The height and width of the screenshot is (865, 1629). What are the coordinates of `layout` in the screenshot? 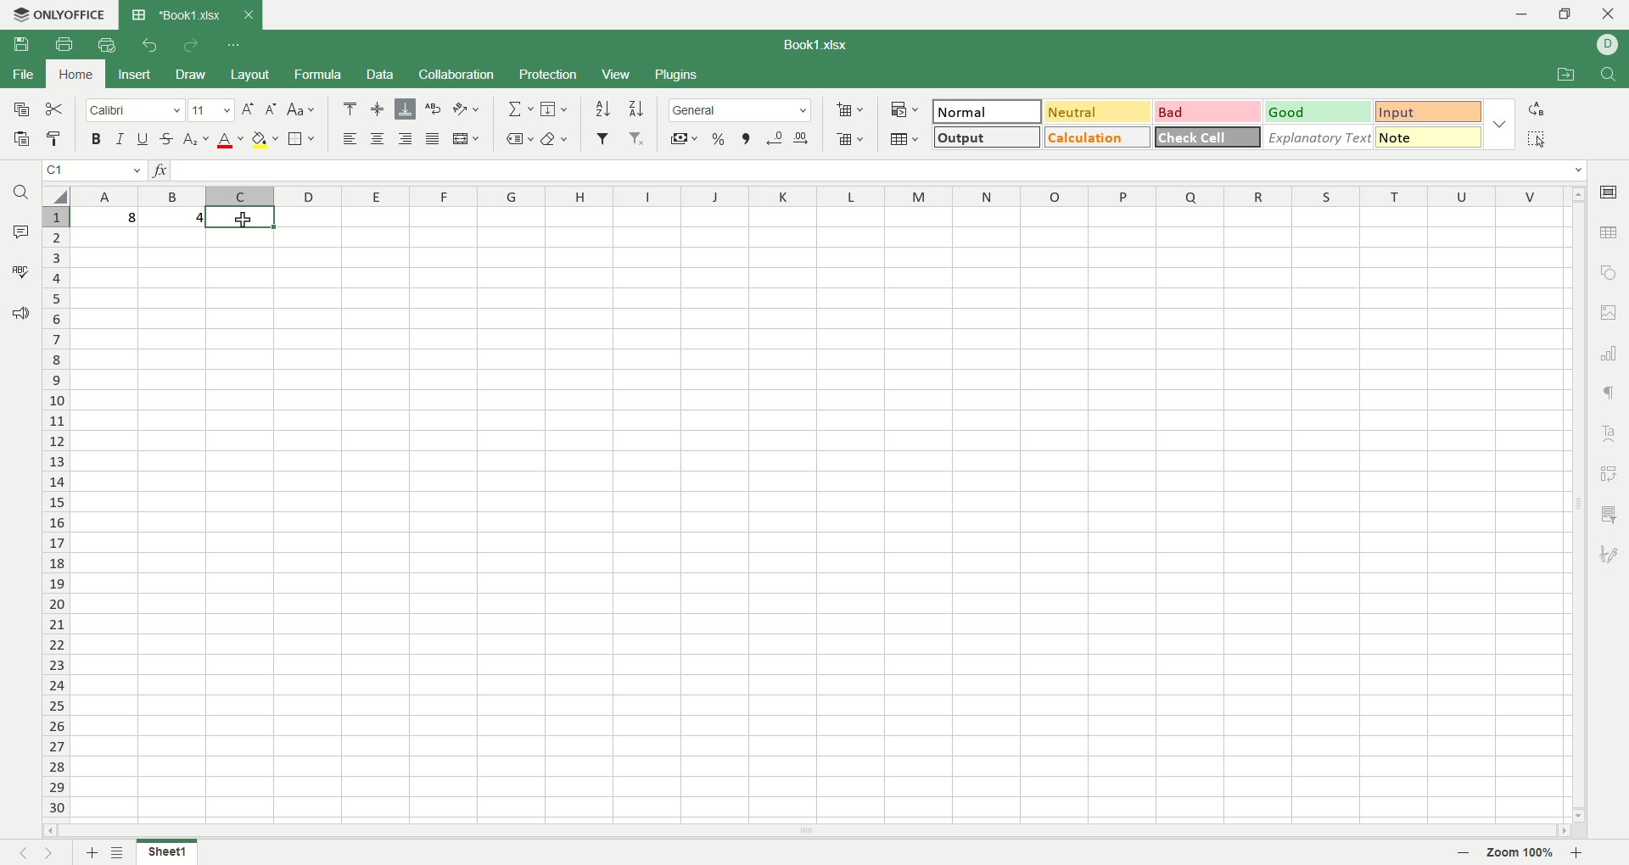 It's located at (249, 75).